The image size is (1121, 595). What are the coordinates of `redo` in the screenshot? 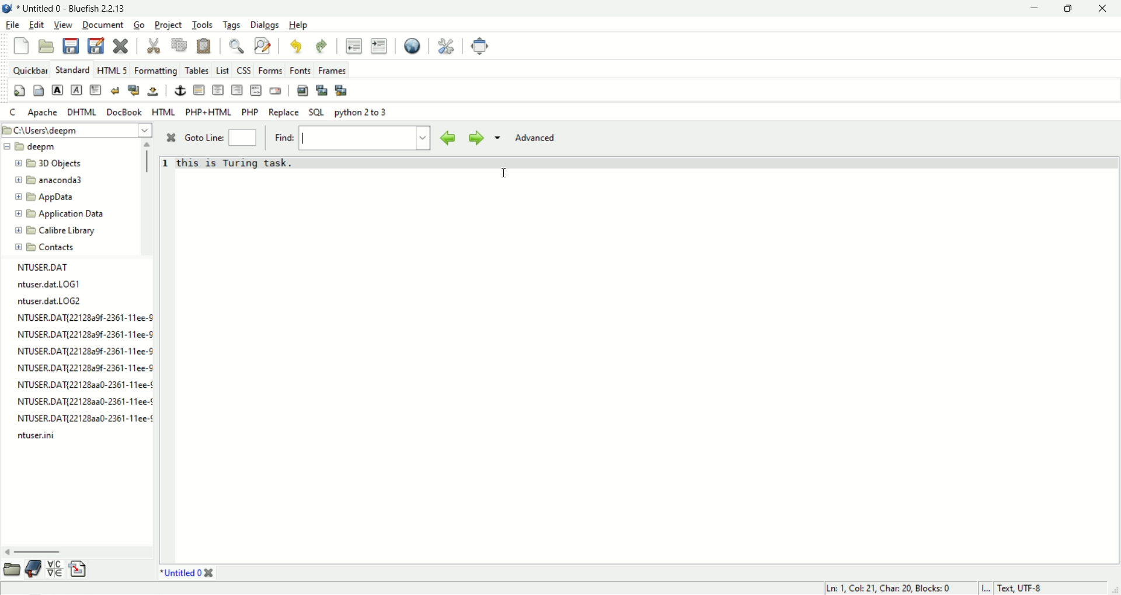 It's located at (319, 45).